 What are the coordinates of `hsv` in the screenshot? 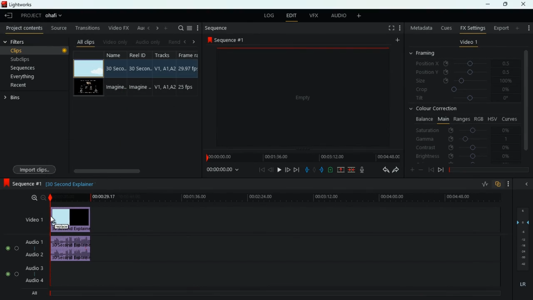 It's located at (492, 119).